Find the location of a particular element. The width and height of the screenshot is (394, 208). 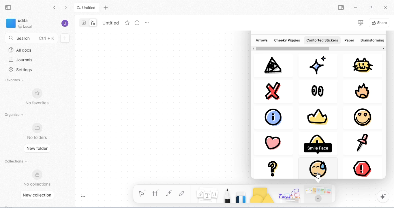

info is located at coordinates (275, 116).